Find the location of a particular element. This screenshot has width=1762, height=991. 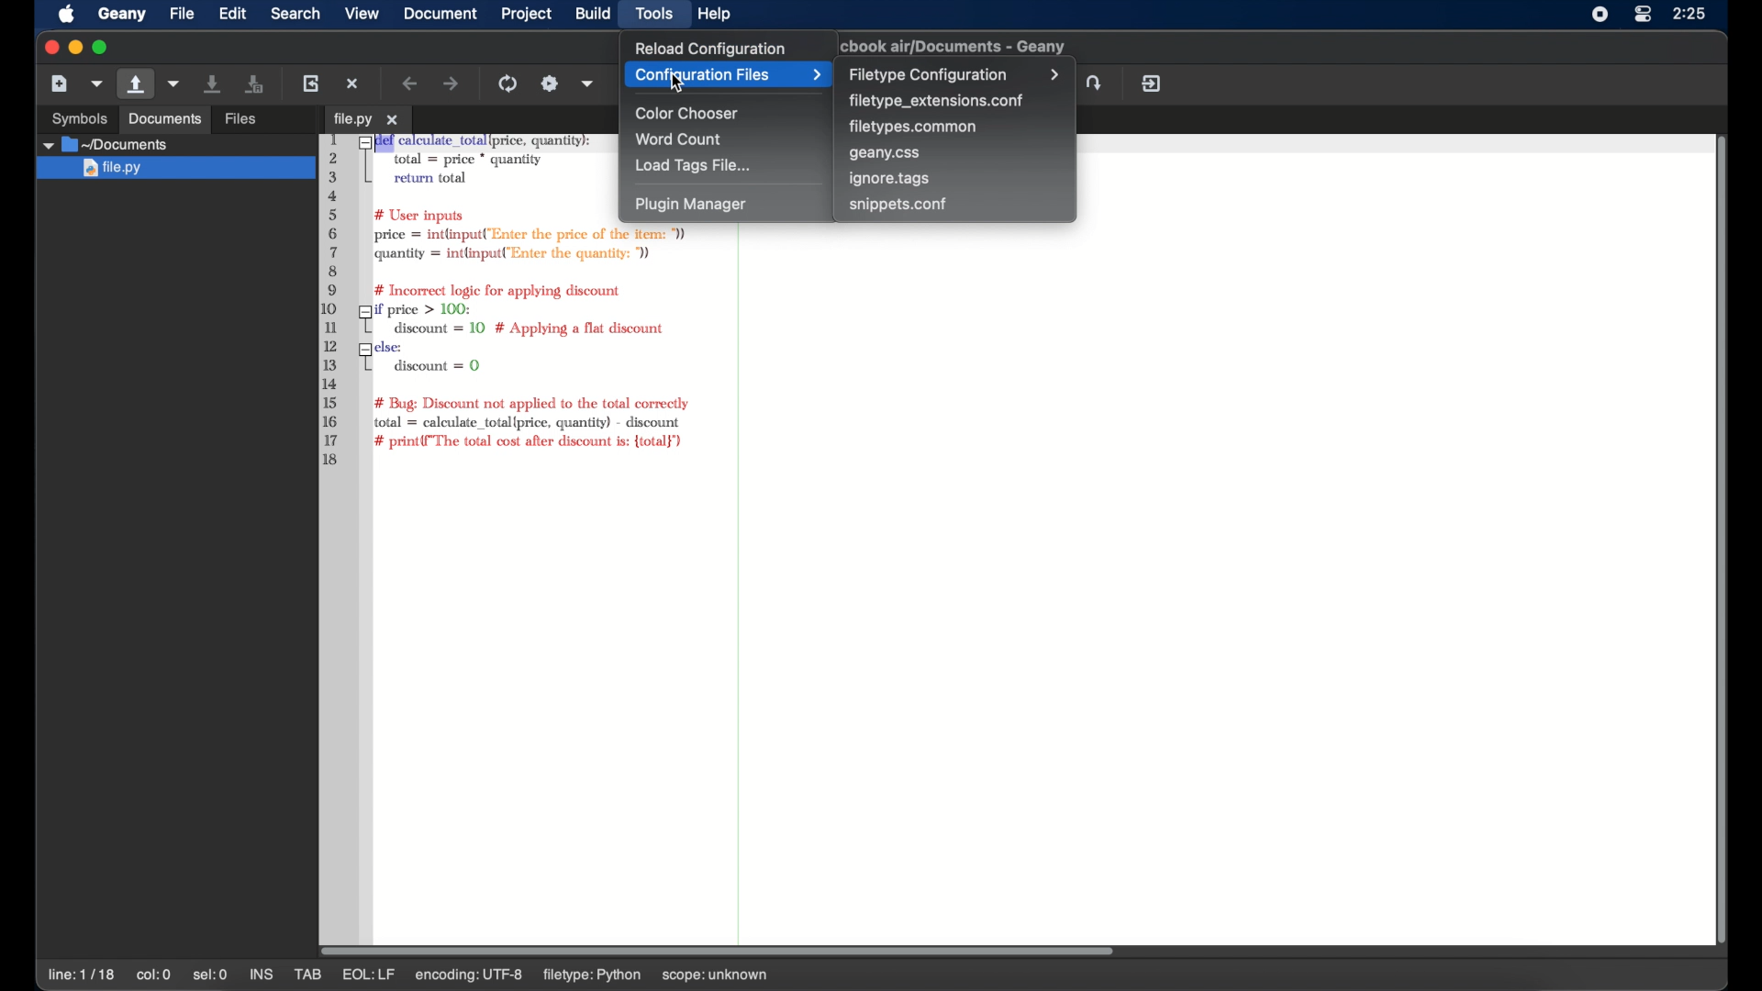

document is located at coordinates (439, 13).